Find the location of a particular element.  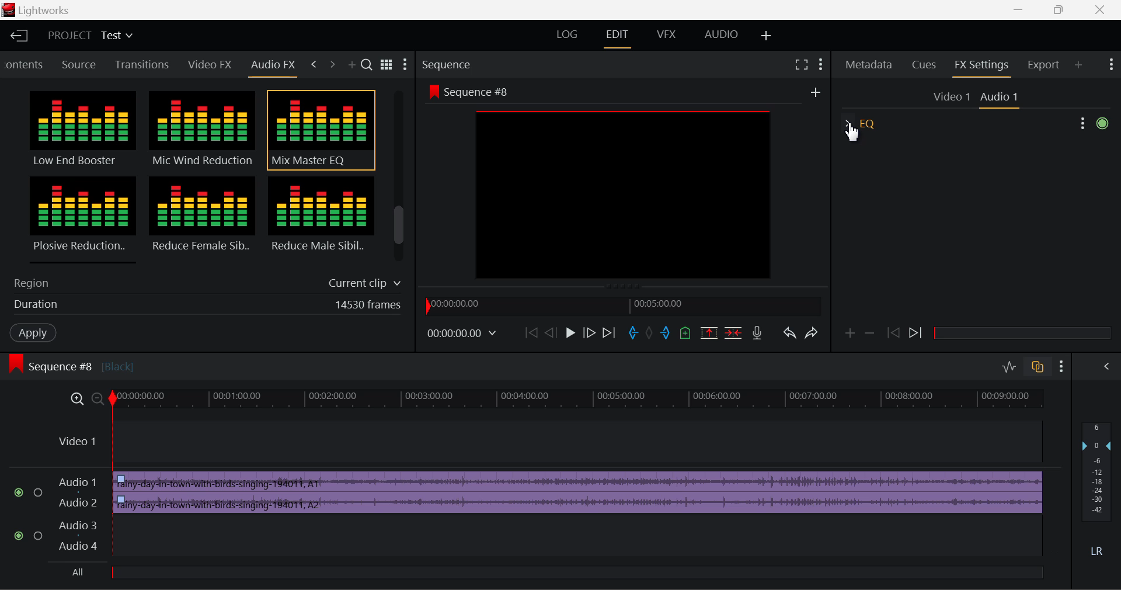

Cursor is located at coordinates (851, 131).